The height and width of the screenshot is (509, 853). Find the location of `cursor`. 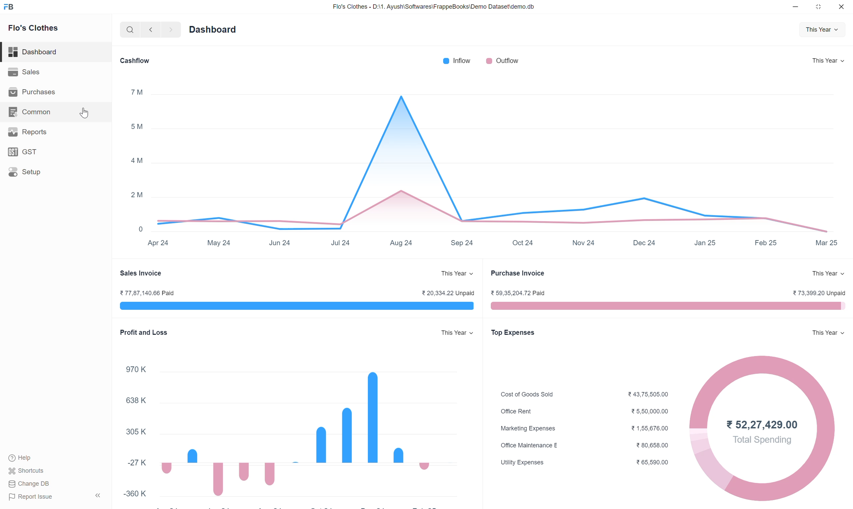

cursor is located at coordinates (84, 113).